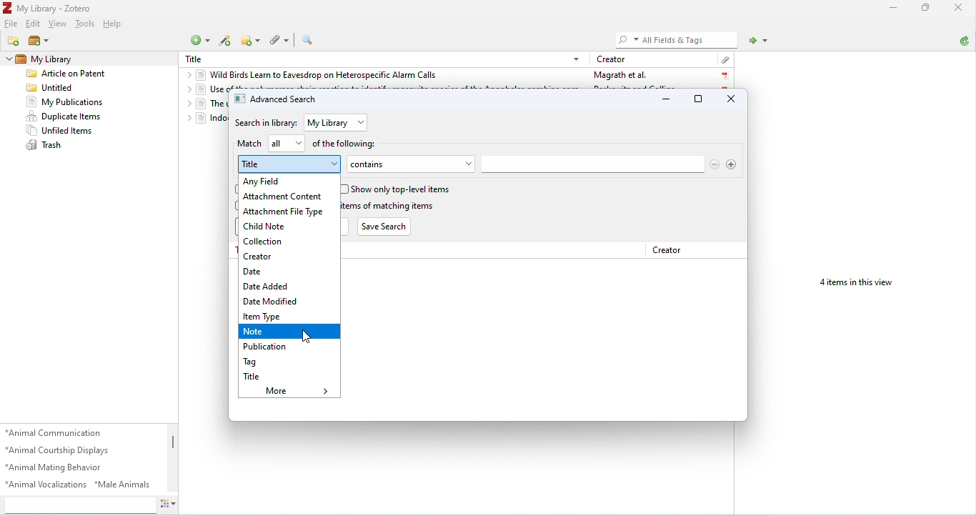 The width and height of the screenshot is (976, 516). I want to click on duplicate items, so click(64, 116).